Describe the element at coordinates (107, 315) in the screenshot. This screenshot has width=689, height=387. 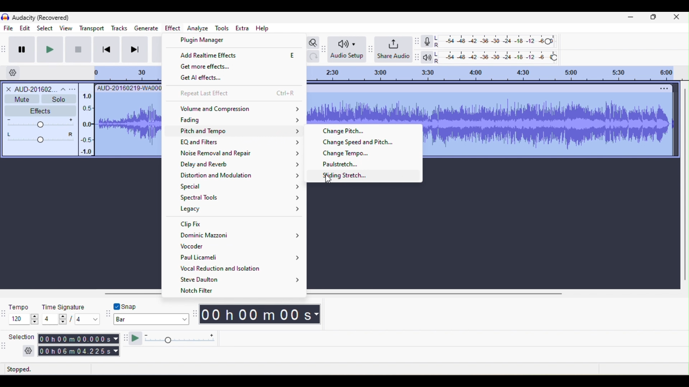
I see `audacity snapping toolbar` at that location.